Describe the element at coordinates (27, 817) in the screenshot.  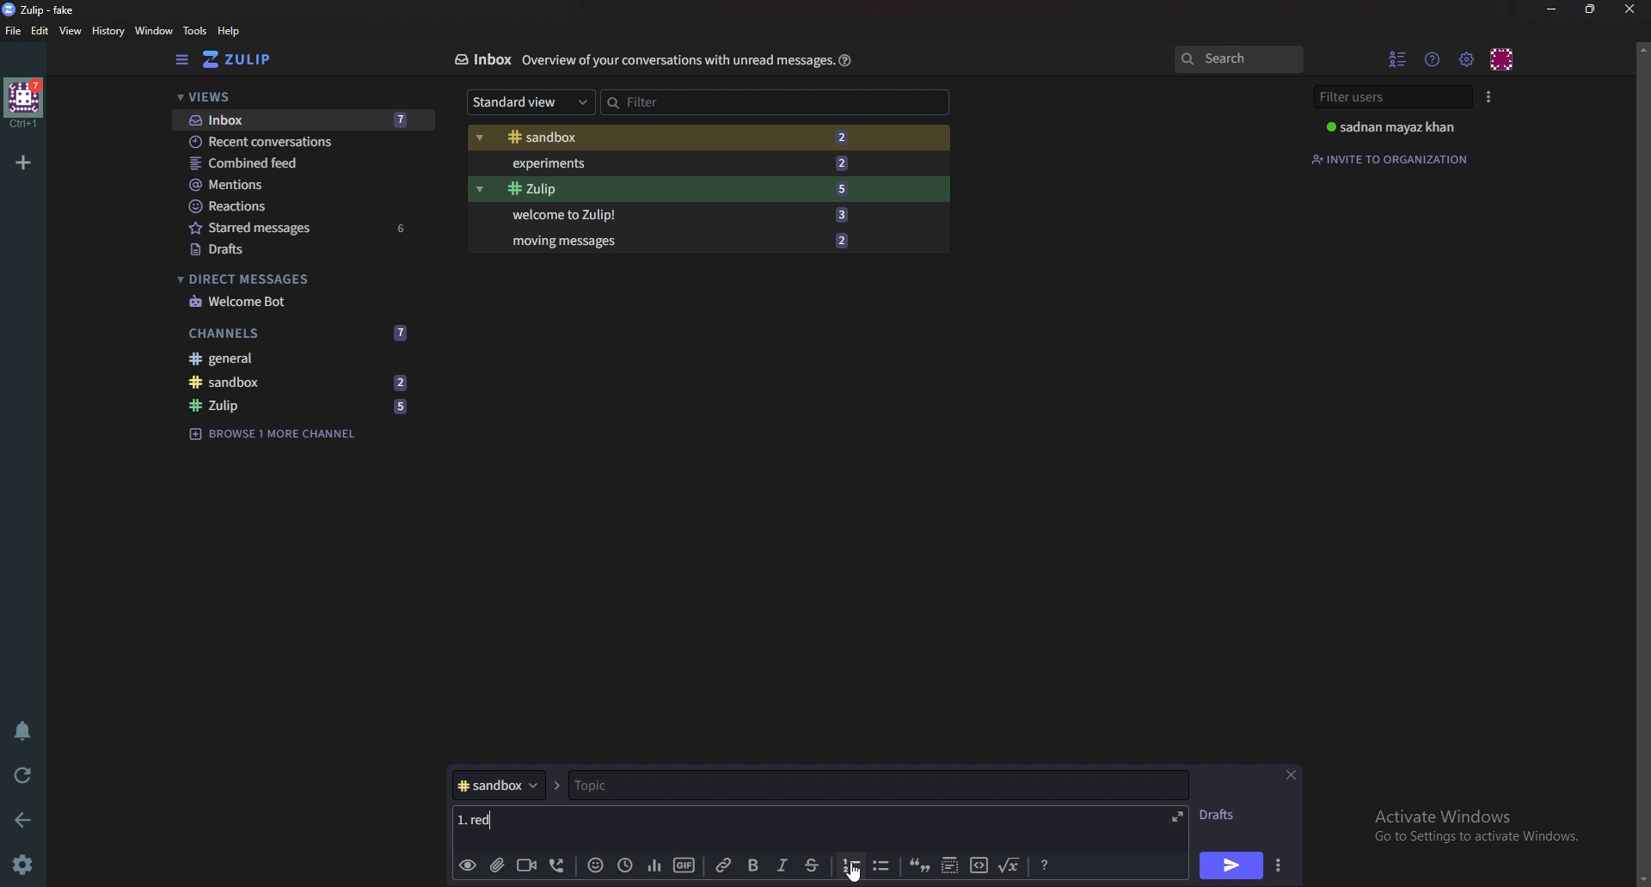
I see `back` at that location.